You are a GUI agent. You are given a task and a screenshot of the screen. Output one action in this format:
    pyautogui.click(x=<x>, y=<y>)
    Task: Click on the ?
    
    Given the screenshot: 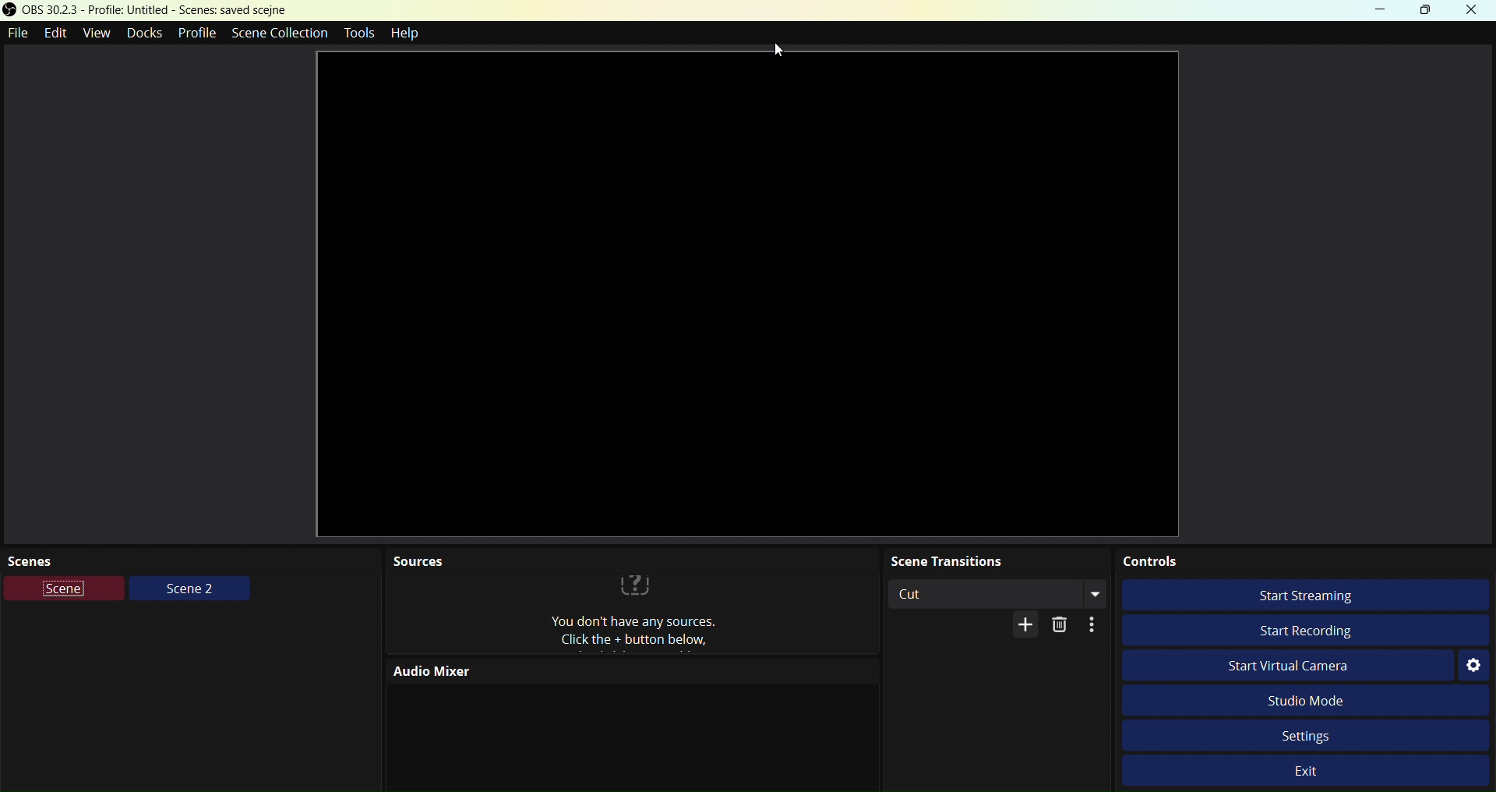 What is the action you would take?
    pyautogui.click(x=635, y=582)
    